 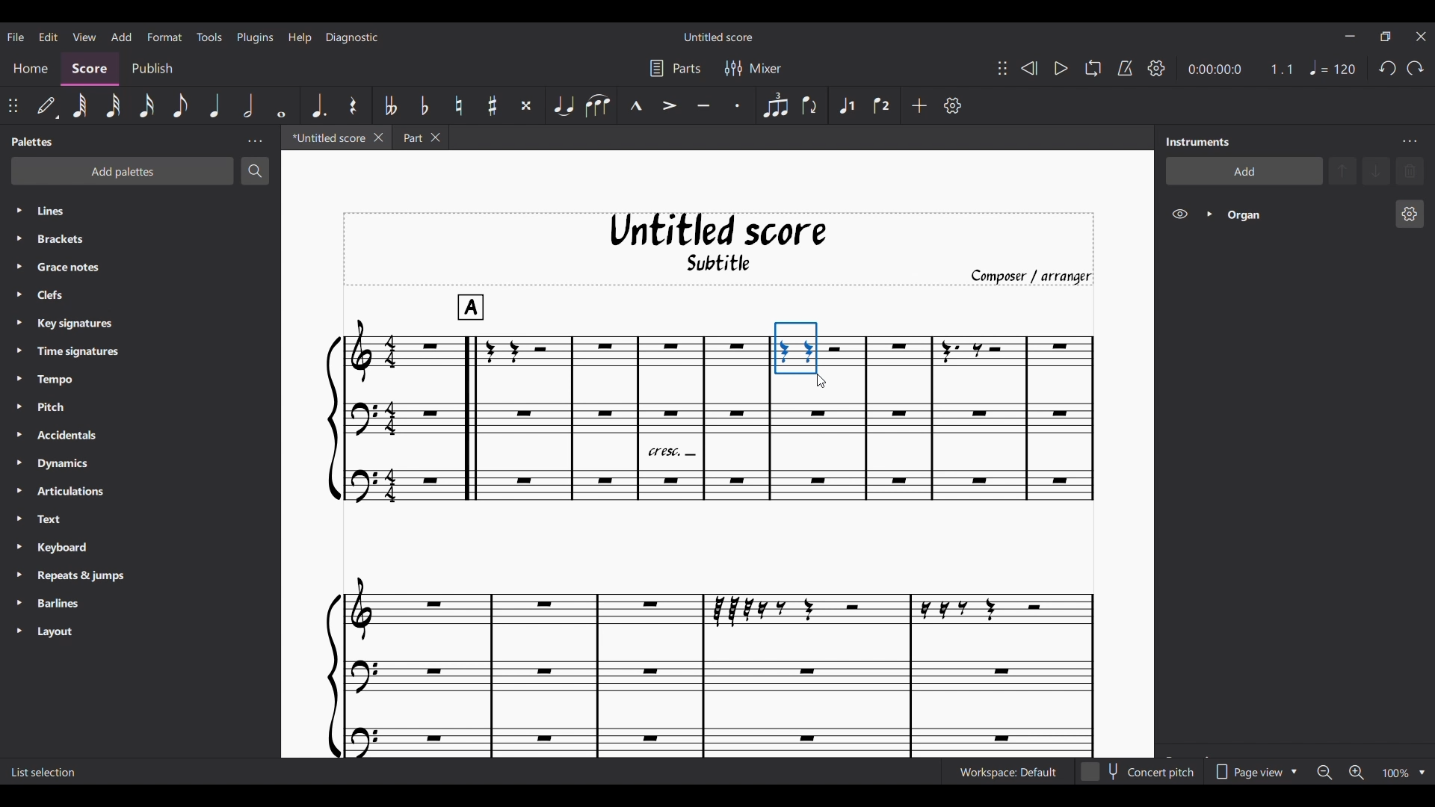 What do you see at coordinates (1093, 68) in the screenshot?
I see `Looping playback` at bounding box center [1093, 68].